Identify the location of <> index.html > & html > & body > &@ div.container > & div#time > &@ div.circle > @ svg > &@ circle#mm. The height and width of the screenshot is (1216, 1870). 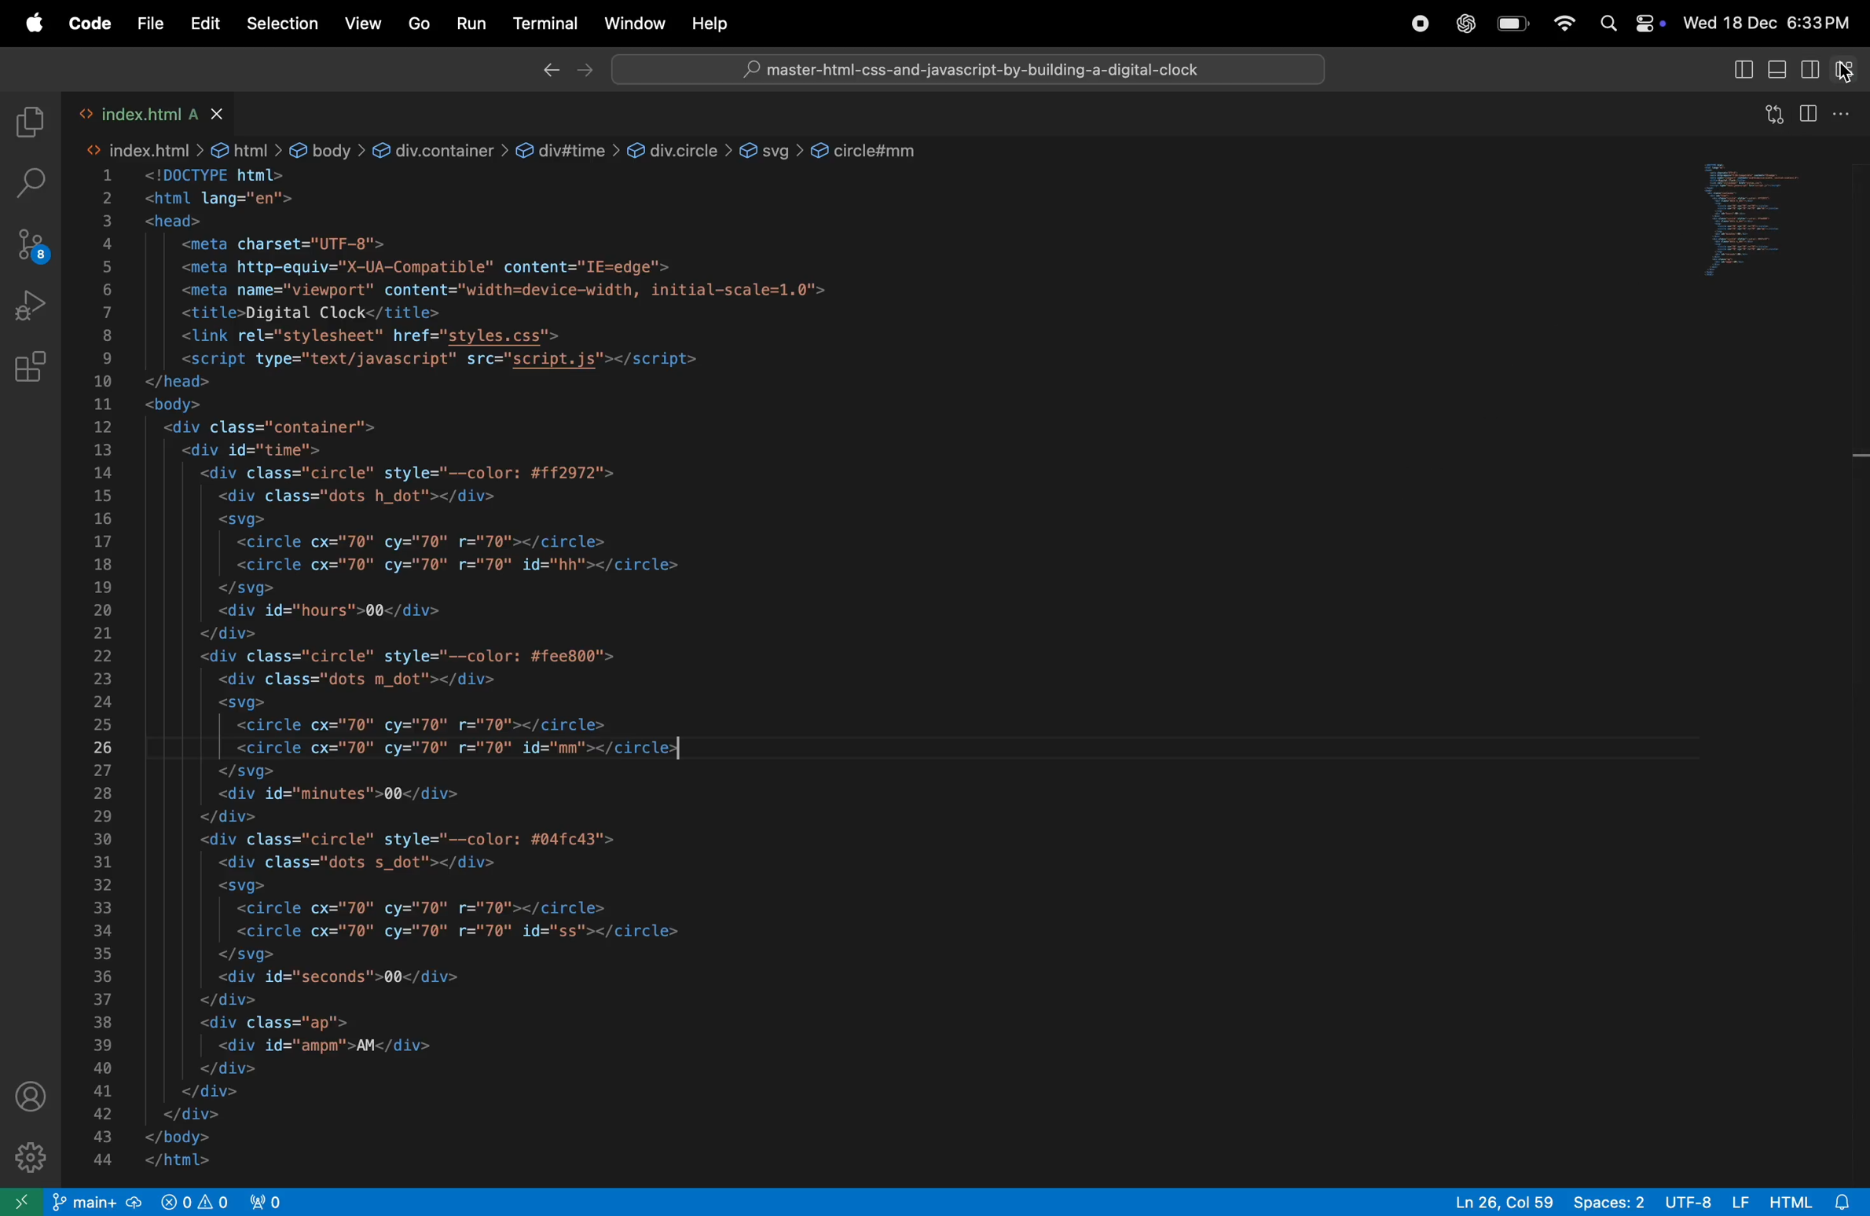
(499, 148).